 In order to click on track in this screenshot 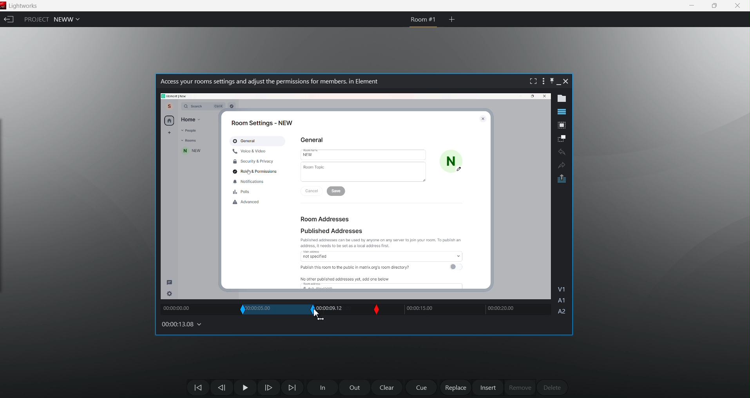, I will do `click(344, 308)`.